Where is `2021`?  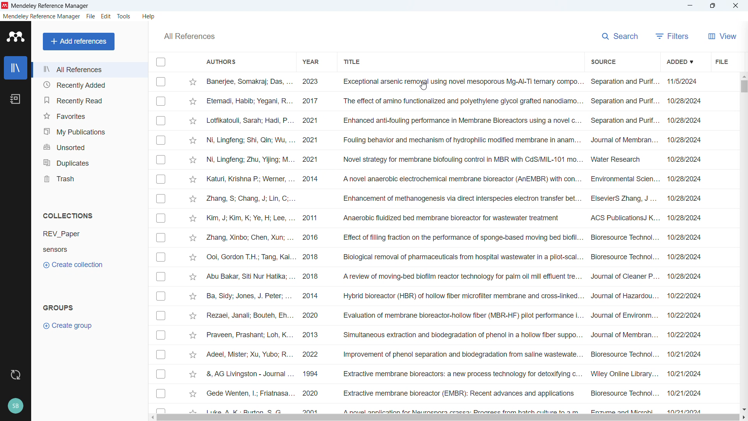
2021 is located at coordinates (314, 120).